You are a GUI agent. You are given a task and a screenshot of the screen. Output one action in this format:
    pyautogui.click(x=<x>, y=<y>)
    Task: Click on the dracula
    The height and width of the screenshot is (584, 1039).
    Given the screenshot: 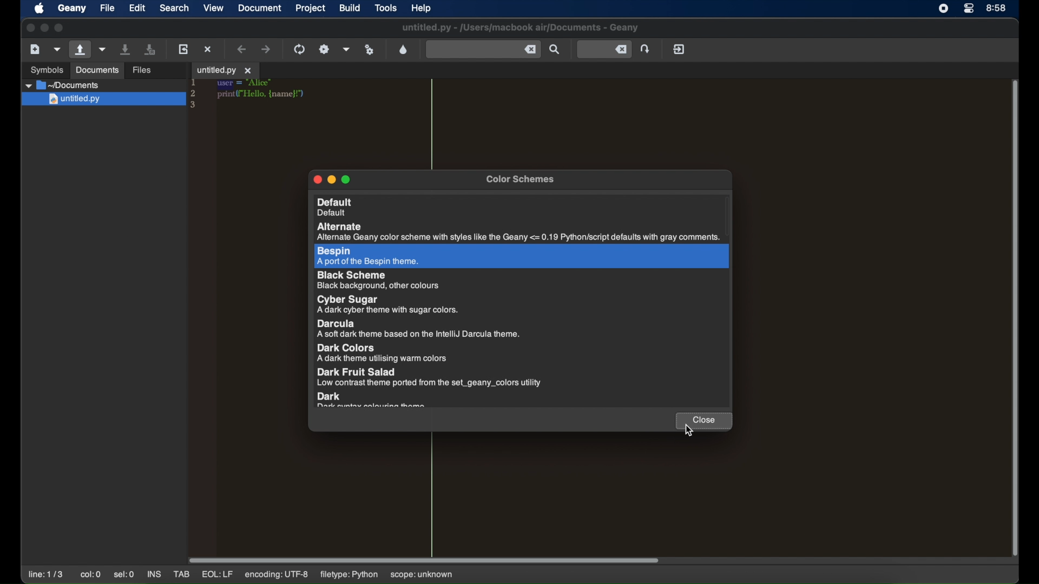 What is the action you would take?
    pyautogui.click(x=418, y=329)
    